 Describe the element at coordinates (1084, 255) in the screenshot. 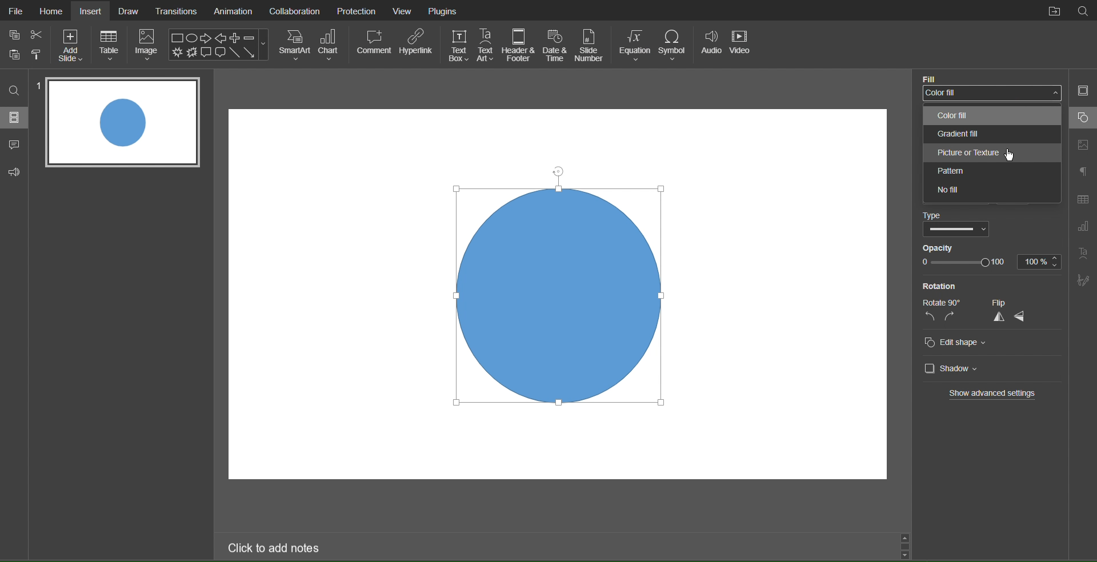

I see `Text Art` at that location.